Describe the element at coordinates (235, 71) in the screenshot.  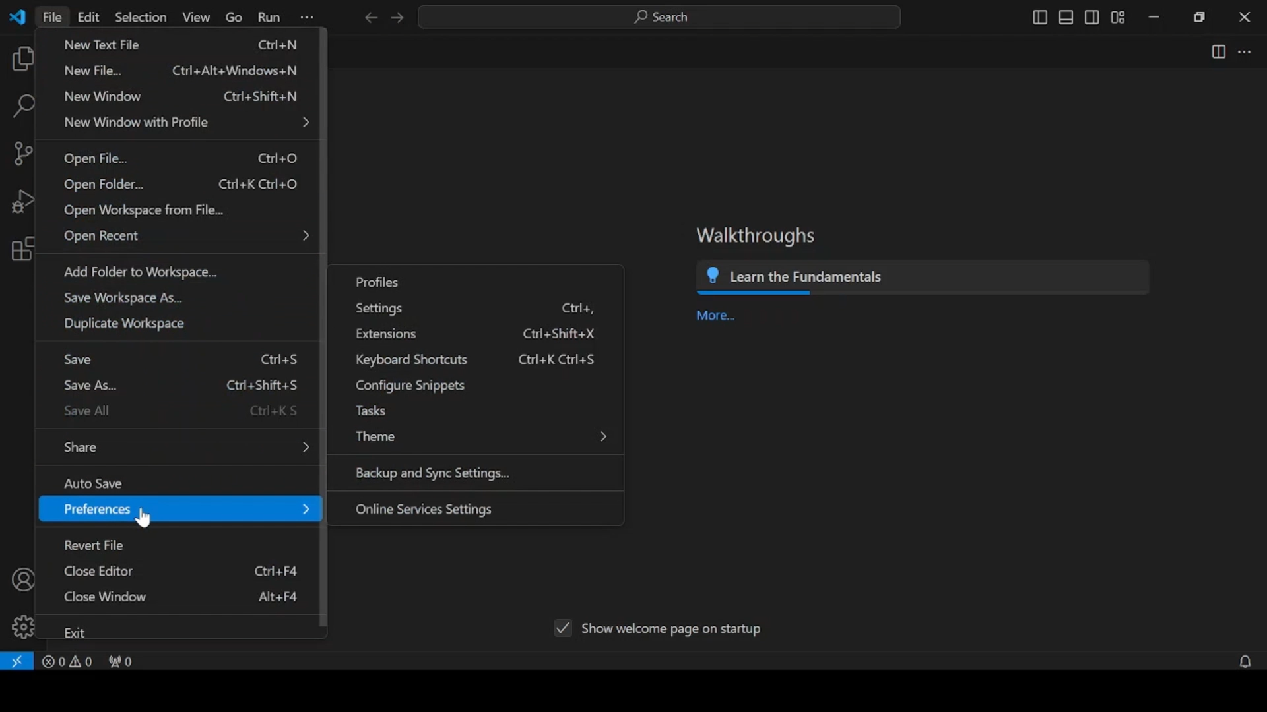
I see `Ctrl+Alt+Windows+N` at that location.